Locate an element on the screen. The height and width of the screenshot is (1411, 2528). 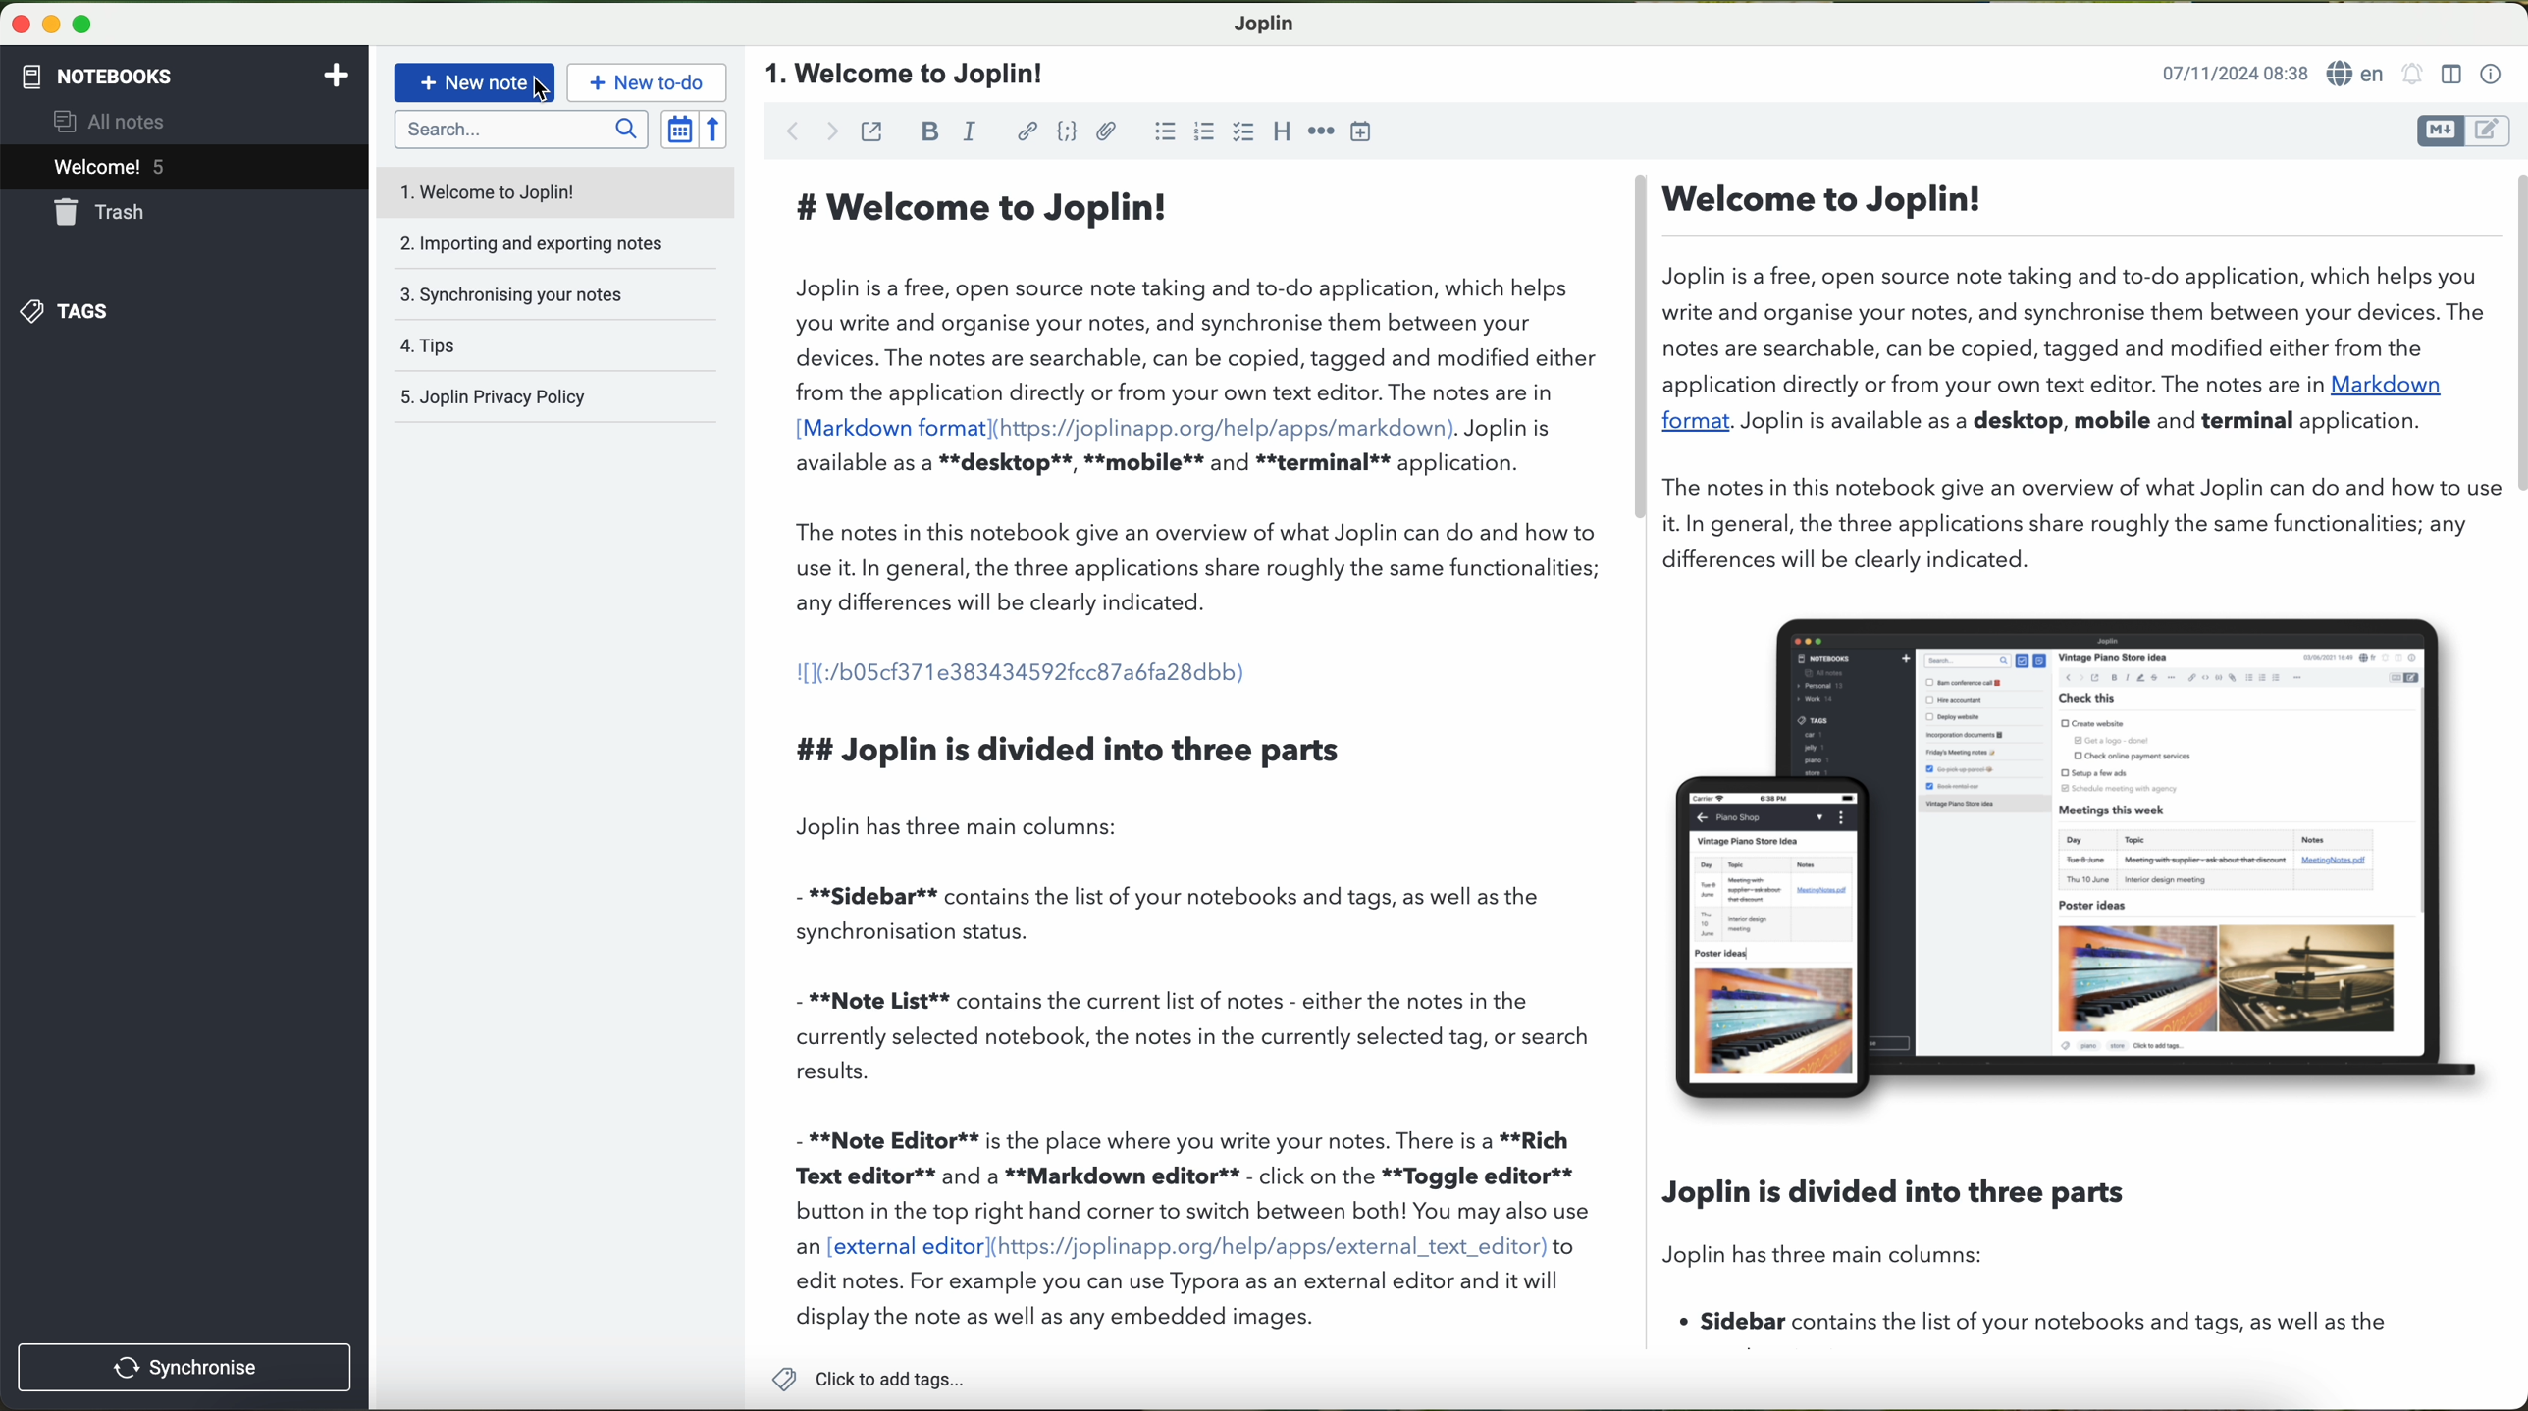
heading is located at coordinates (1280, 130).